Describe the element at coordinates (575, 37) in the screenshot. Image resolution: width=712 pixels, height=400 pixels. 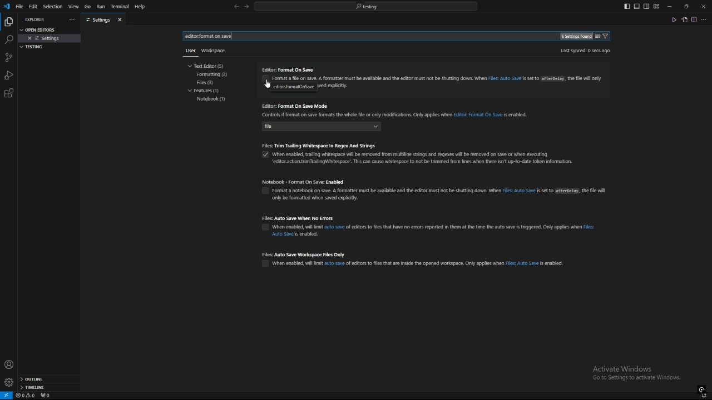
I see `settings found` at that location.